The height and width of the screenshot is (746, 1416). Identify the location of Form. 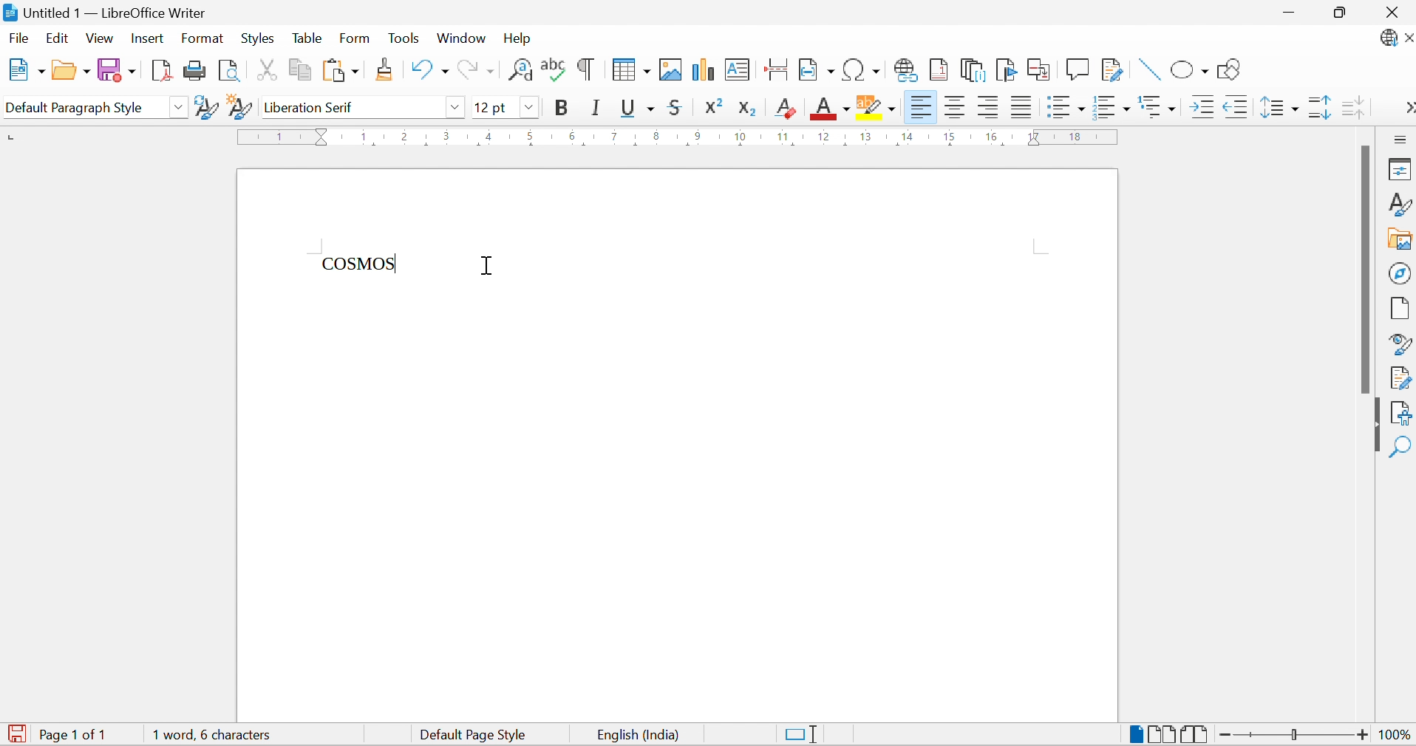
(355, 38).